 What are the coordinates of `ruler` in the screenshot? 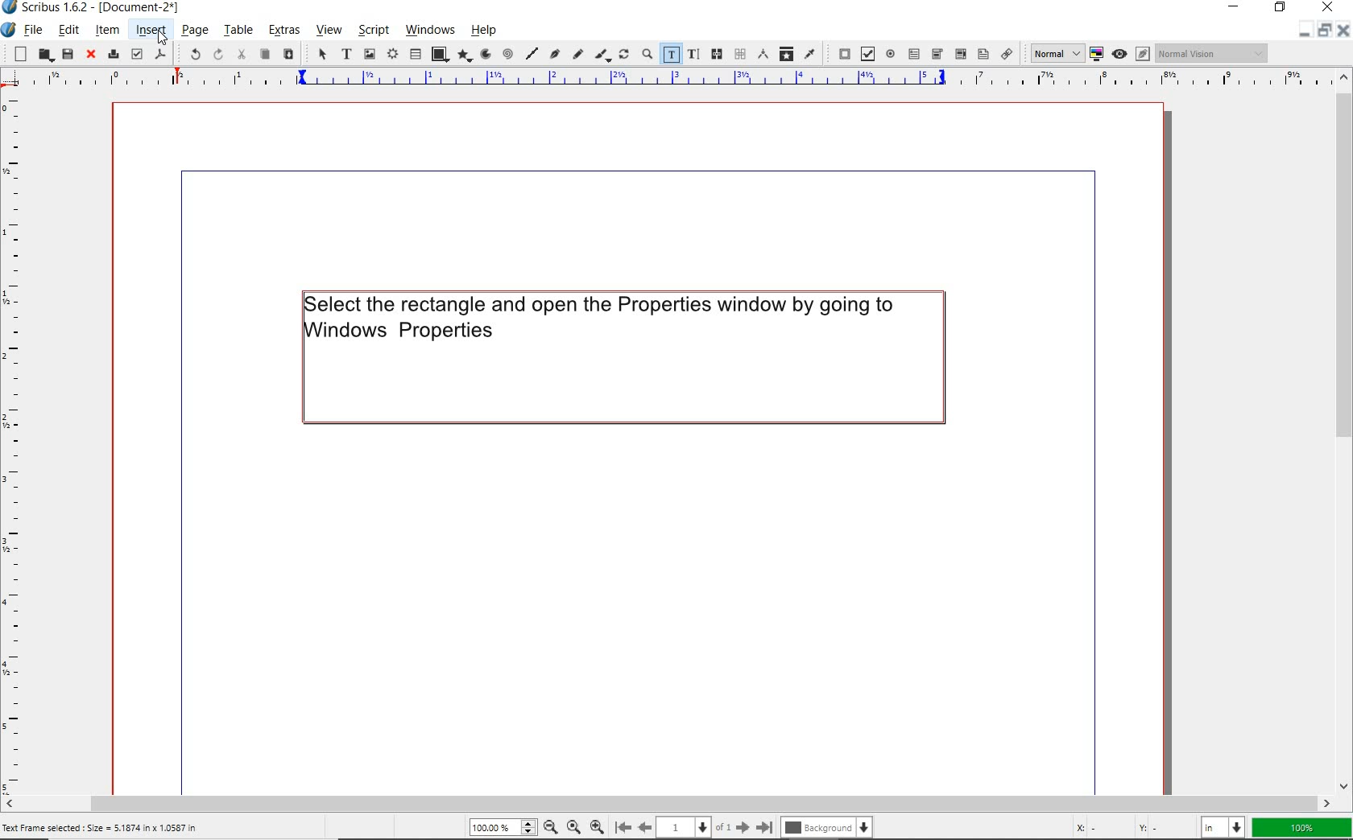 It's located at (14, 445).